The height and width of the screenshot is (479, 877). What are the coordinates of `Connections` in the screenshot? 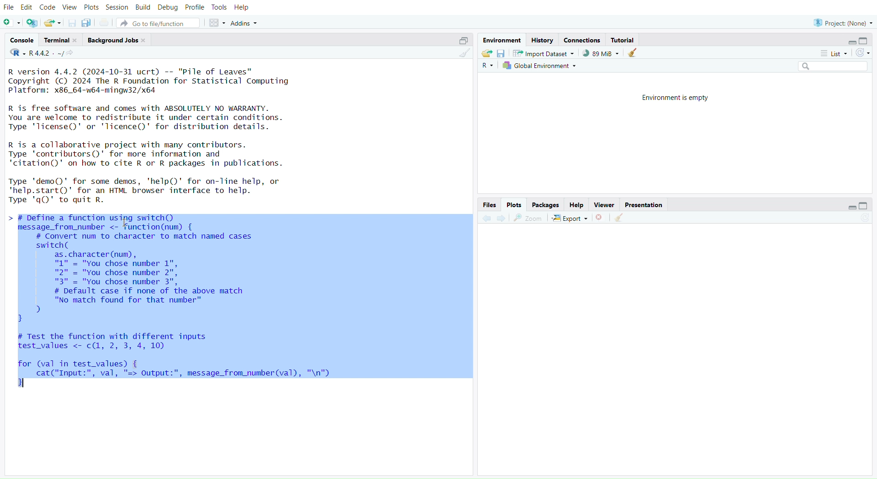 It's located at (581, 40).